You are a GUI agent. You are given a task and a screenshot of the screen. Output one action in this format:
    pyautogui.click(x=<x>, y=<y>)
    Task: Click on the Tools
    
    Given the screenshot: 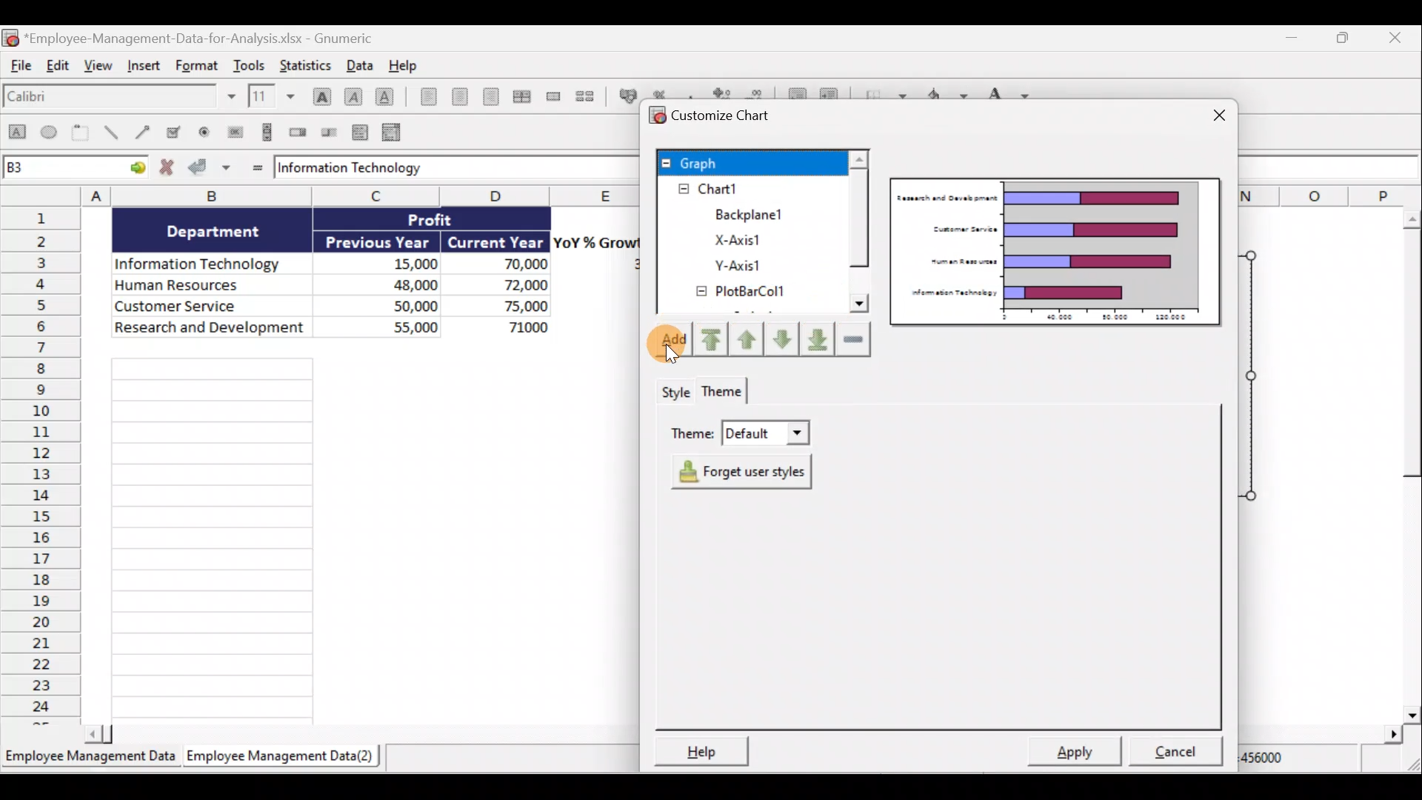 What is the action you would take?
    pyautogui.click(x=252, y=64)
    